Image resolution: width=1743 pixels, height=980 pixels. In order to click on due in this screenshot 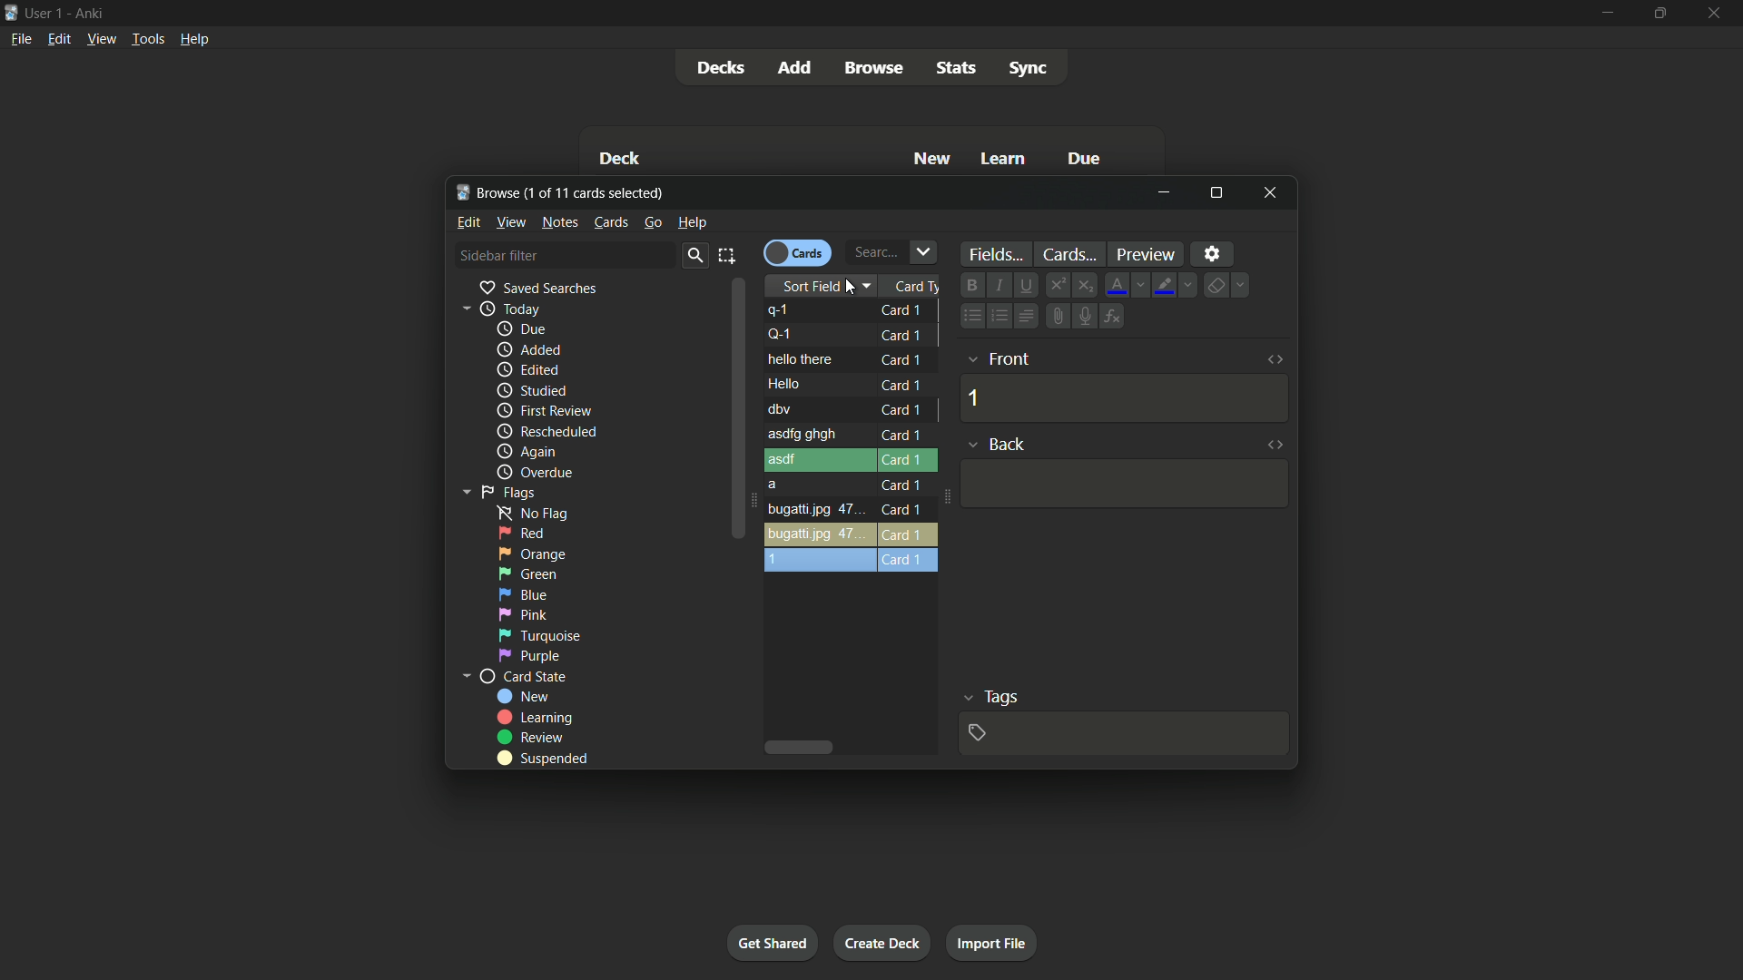, I will do `click(1082, 160)`.